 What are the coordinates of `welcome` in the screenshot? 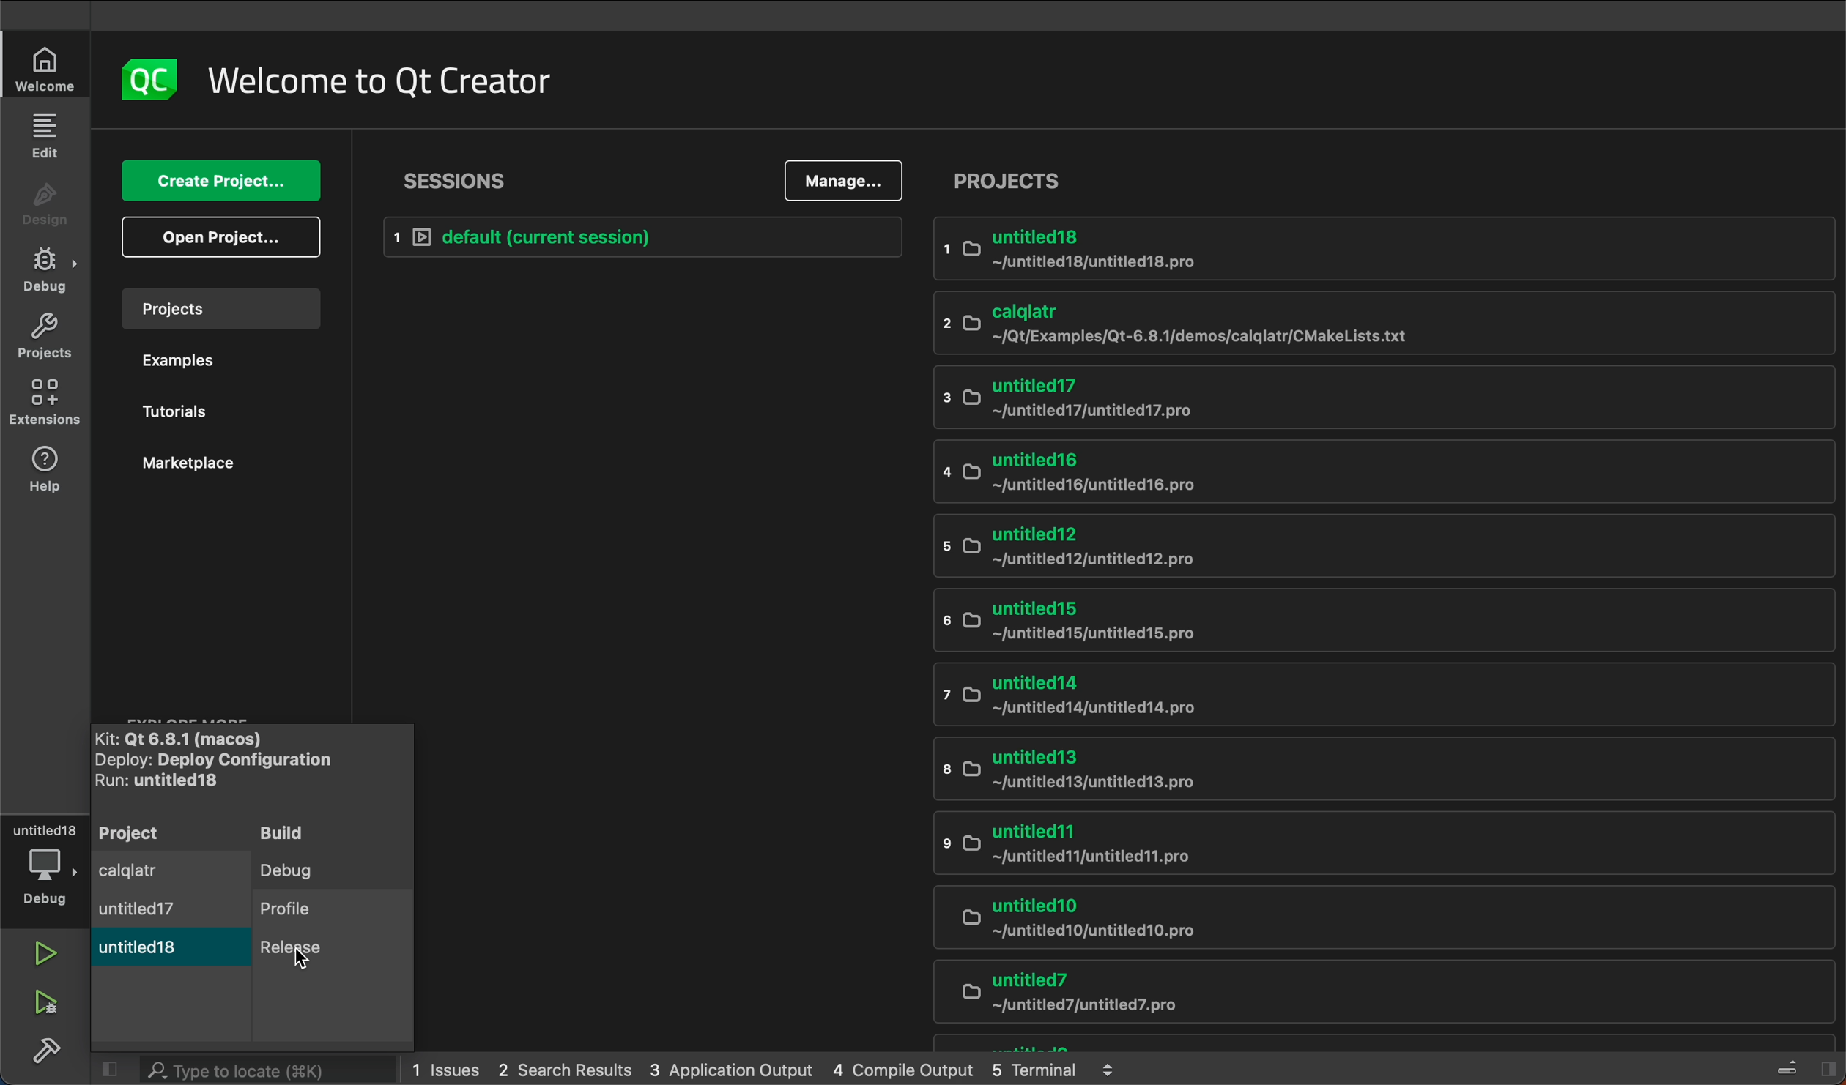 It's located at (42, 68).